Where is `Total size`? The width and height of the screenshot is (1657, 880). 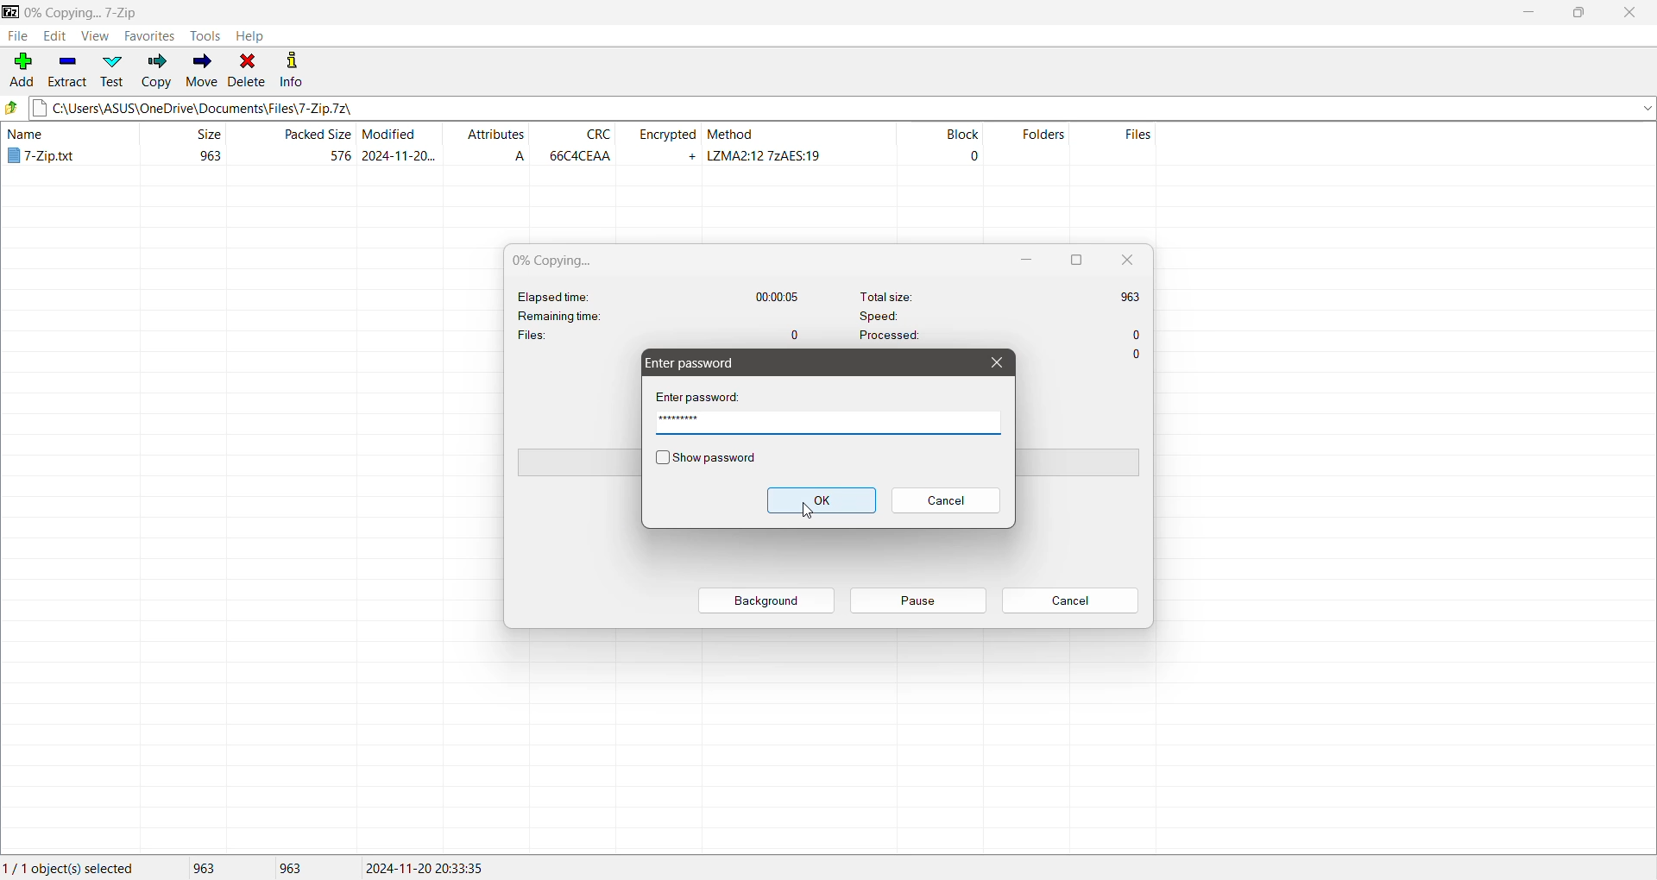 Total size is located at coordinates (1000, 294).